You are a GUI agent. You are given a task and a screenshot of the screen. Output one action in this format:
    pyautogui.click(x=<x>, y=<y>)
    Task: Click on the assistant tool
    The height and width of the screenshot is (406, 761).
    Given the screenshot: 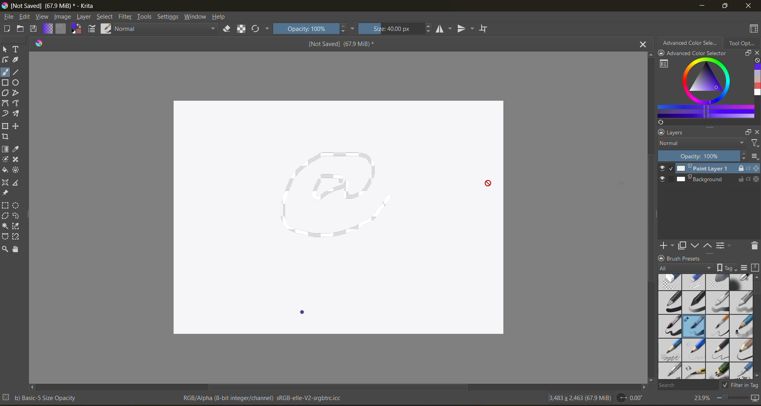 What is the action you would take?
    pyautogui.click(x=5, y=182)
    